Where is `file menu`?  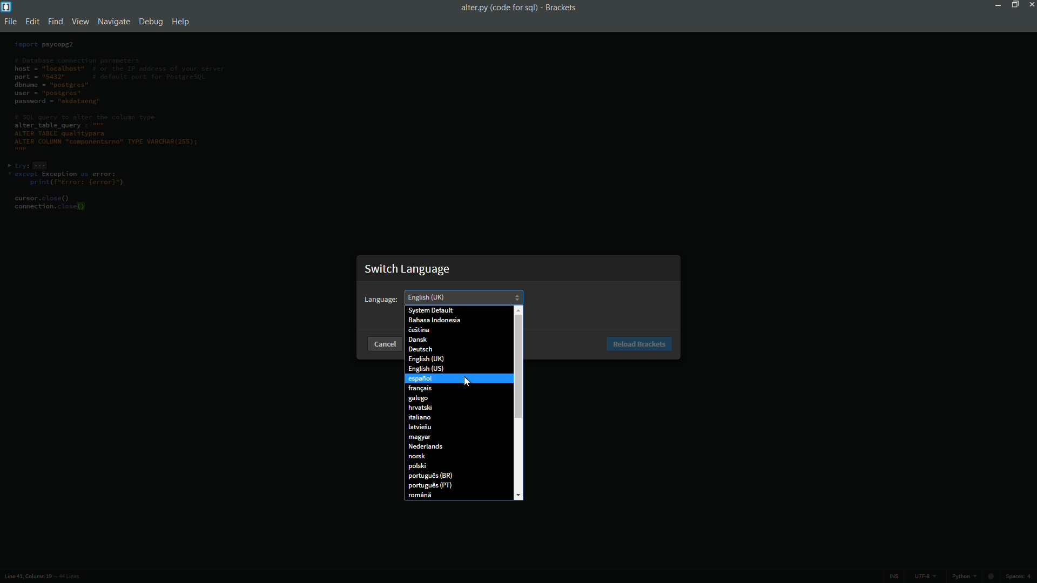
file menu is located at coordinates (9, 21).